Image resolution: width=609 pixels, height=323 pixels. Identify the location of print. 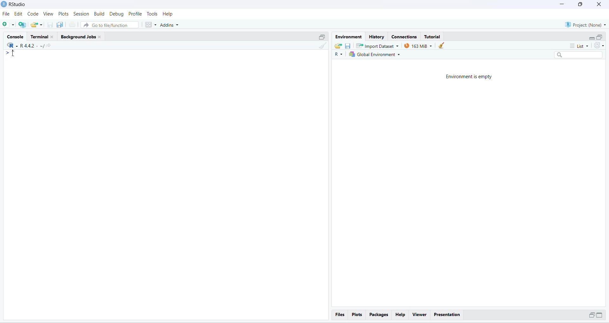
(72, 25).